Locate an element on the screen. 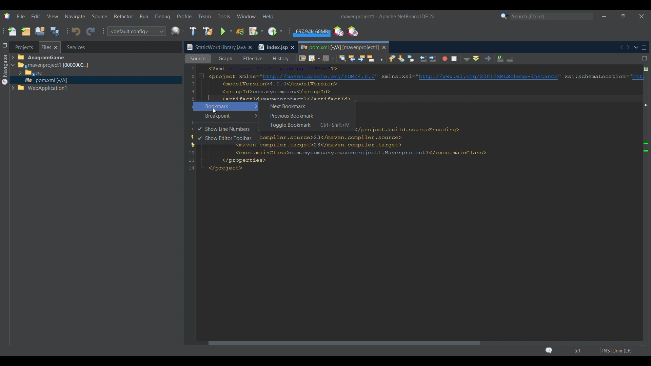 The width and height of the screenshot is (651, 366). Convert to release option after strict compatibility checks is located at coordinates (646, 147).